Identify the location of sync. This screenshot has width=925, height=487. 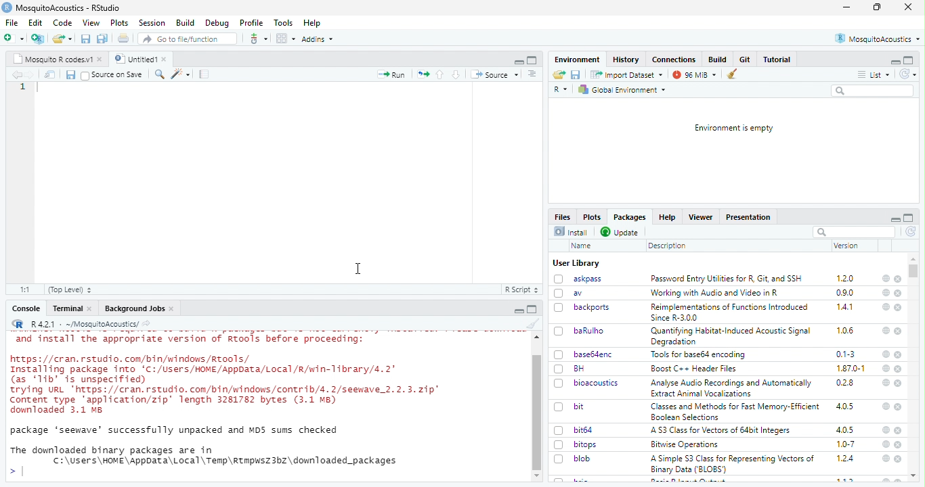
(911, 232).